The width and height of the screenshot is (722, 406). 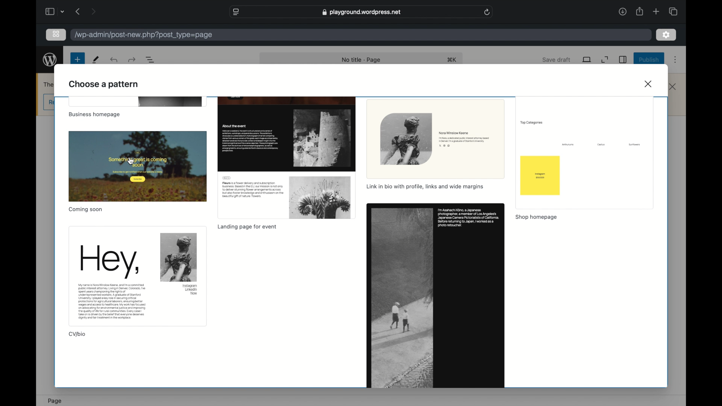 What do you see at coordinates (78, 12) in the screenshot?
I see `previous page` at bounding box center [78, 12].